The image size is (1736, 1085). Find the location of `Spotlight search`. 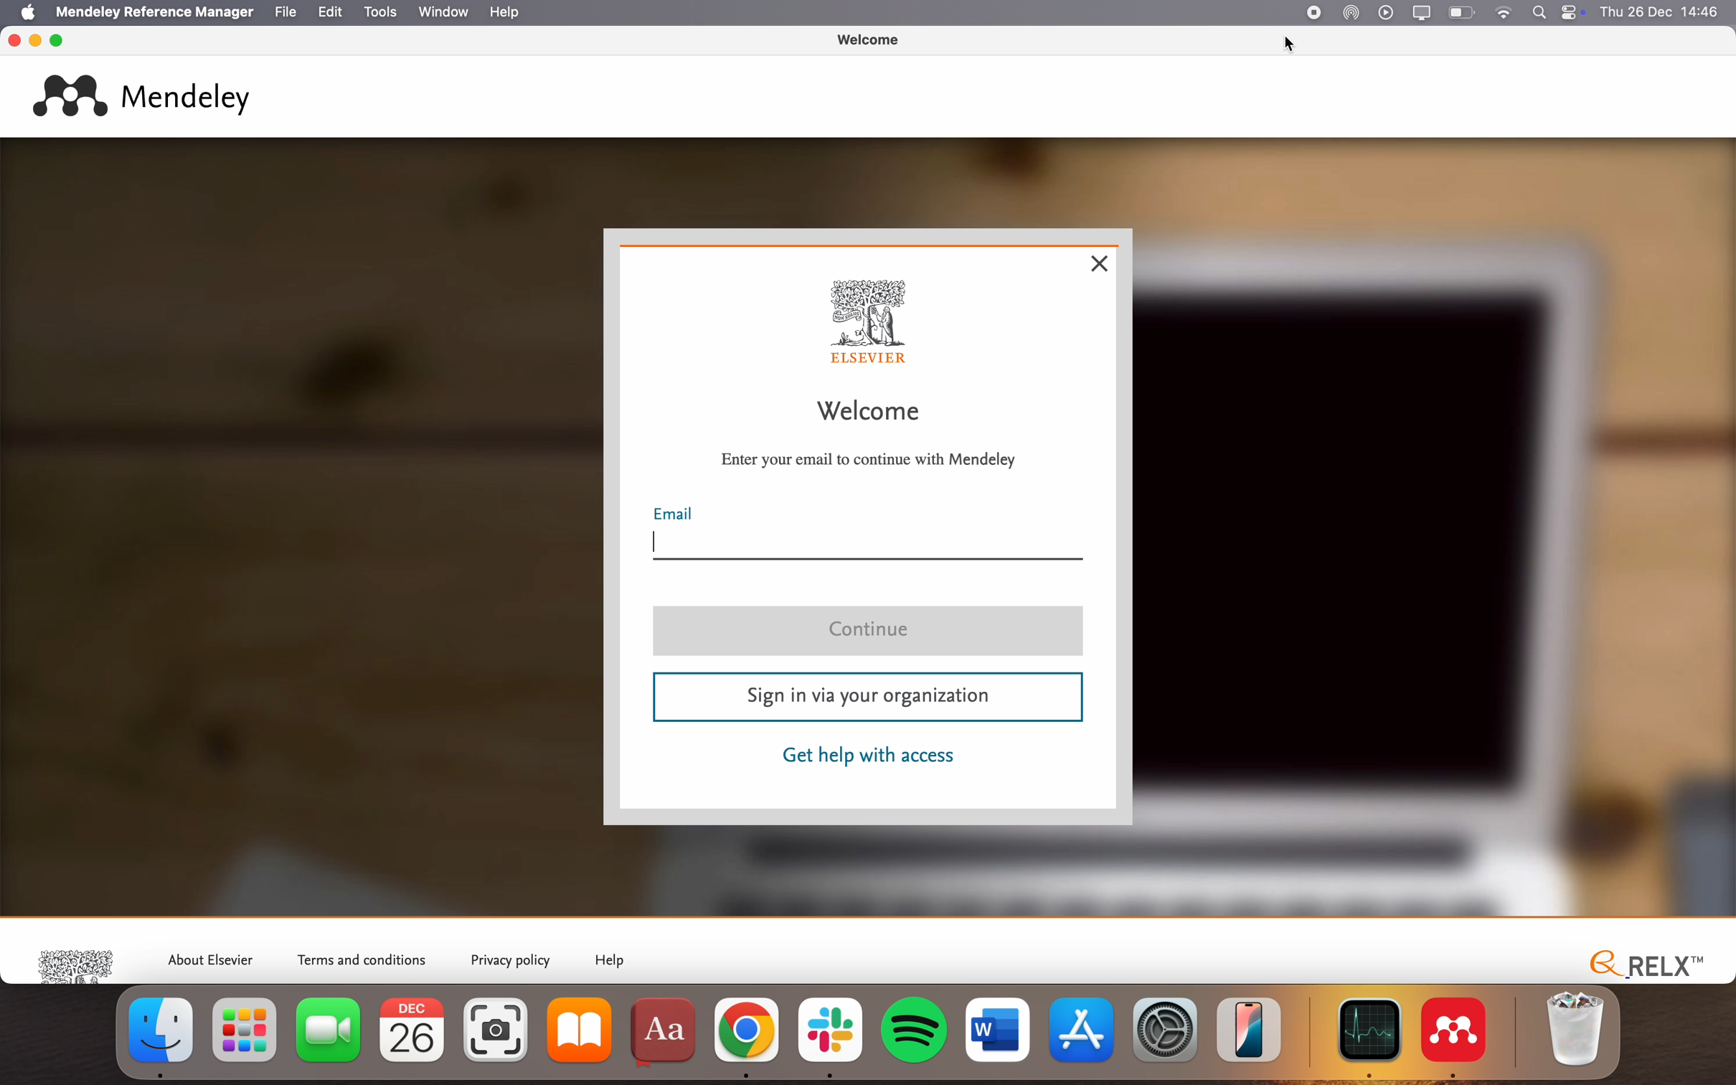

Spotlight search is located at coordinates (1537, 11).